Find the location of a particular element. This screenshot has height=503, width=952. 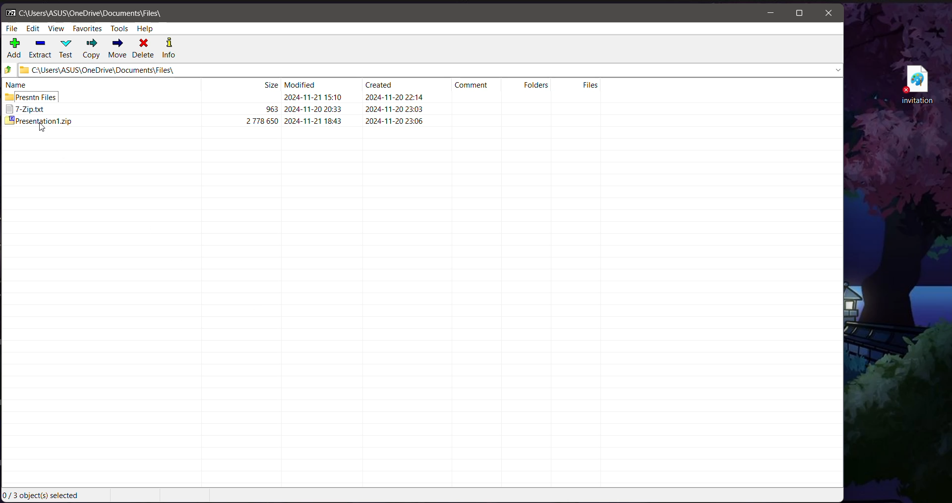

Favorites is located at coordinates (88, 29).